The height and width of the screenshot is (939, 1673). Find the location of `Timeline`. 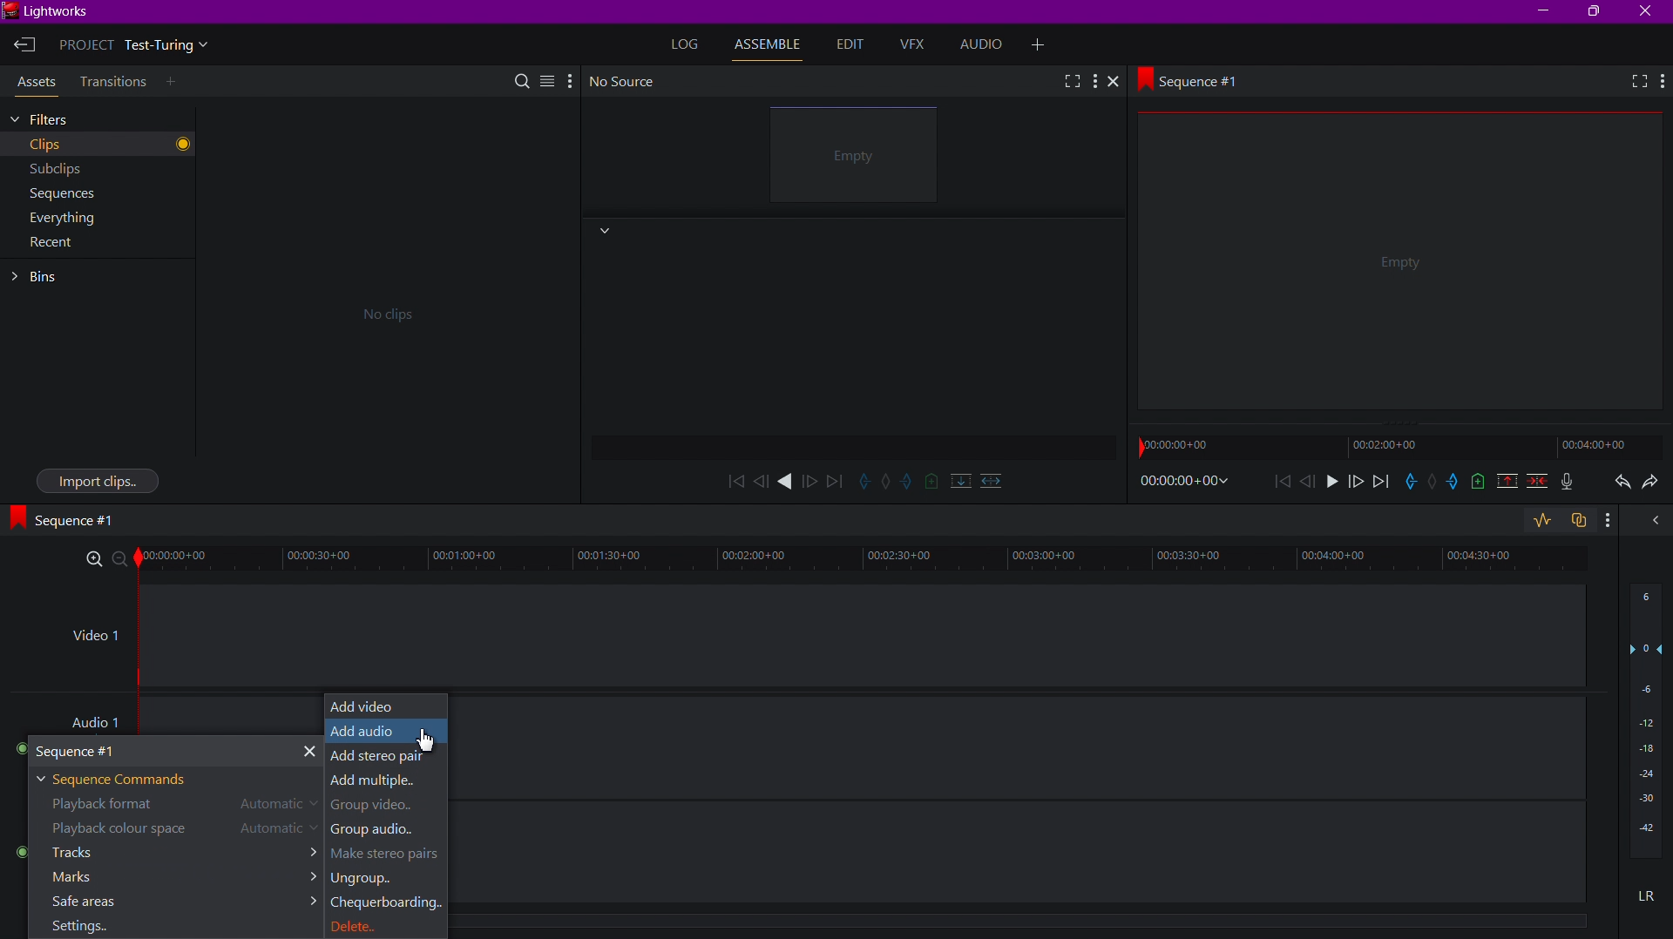

Timeline is located at coordinates (872, 561).